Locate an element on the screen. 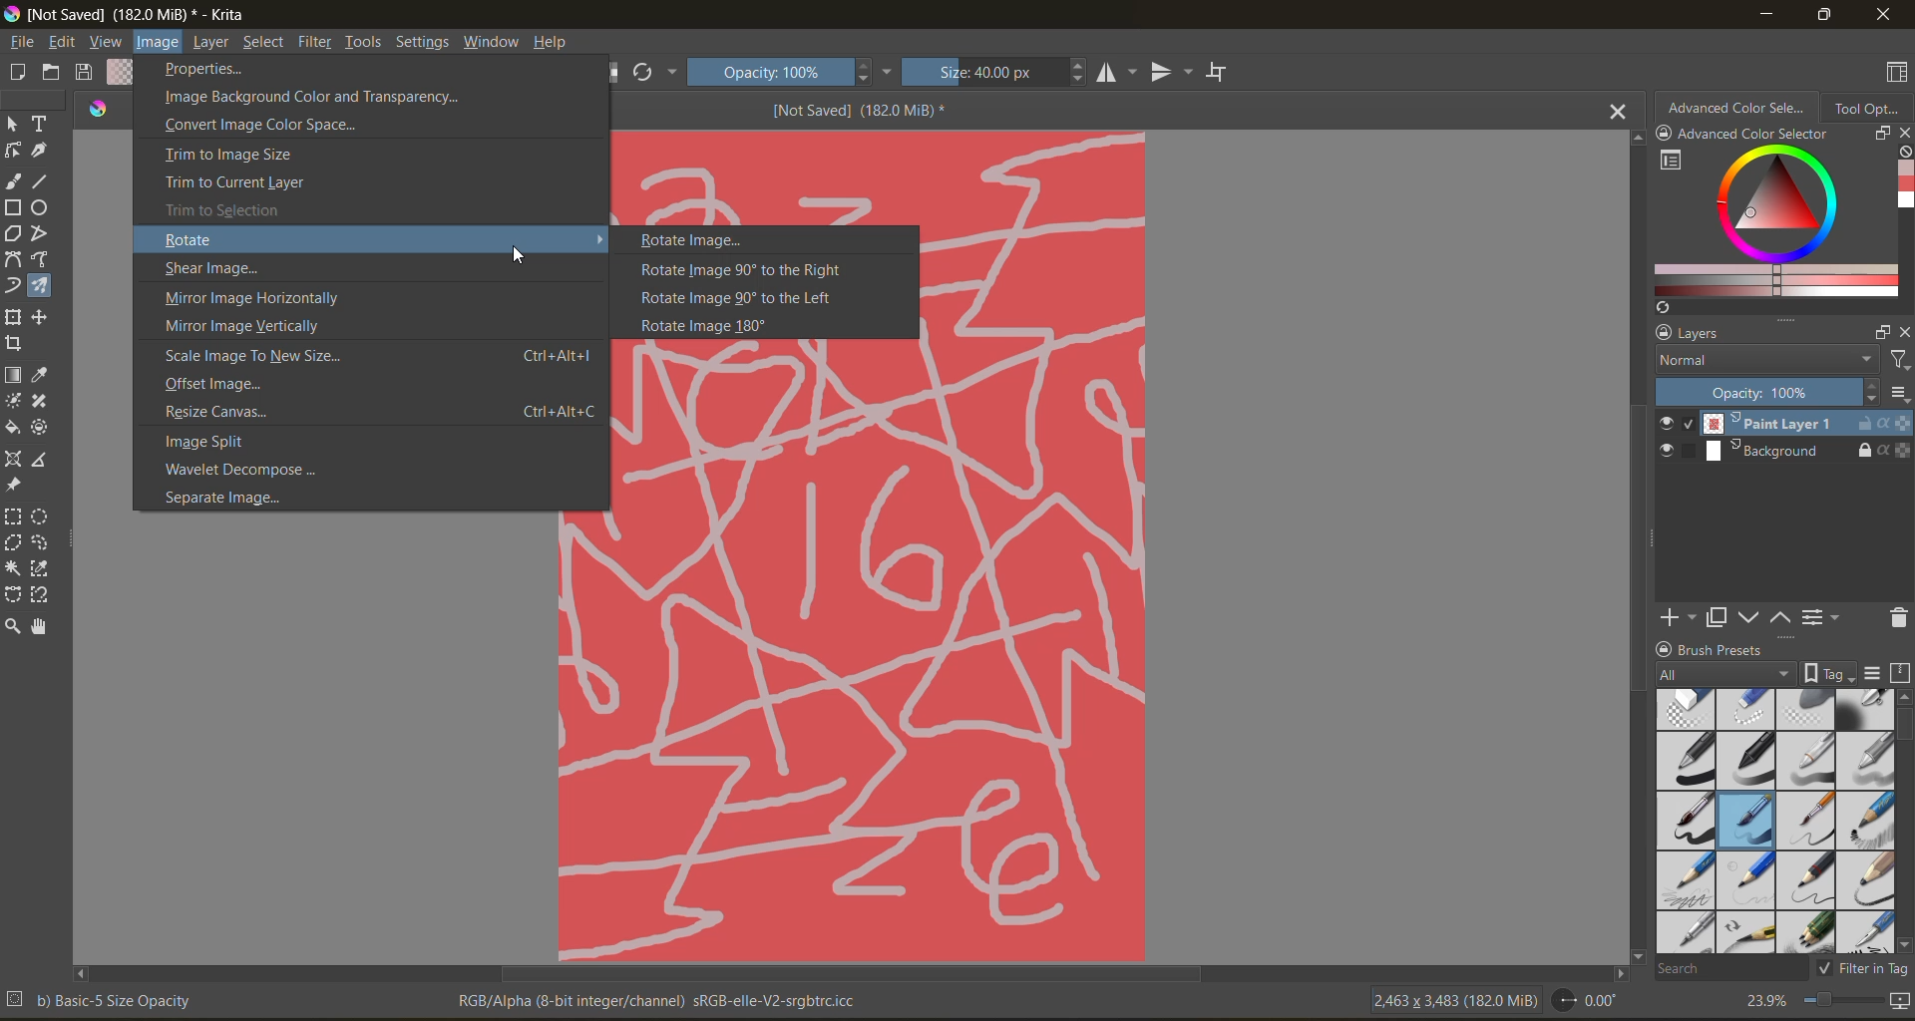 Image resolution: width=1915 pixels, height=1021 pixels. filters is located at coordinates (1897, 363).